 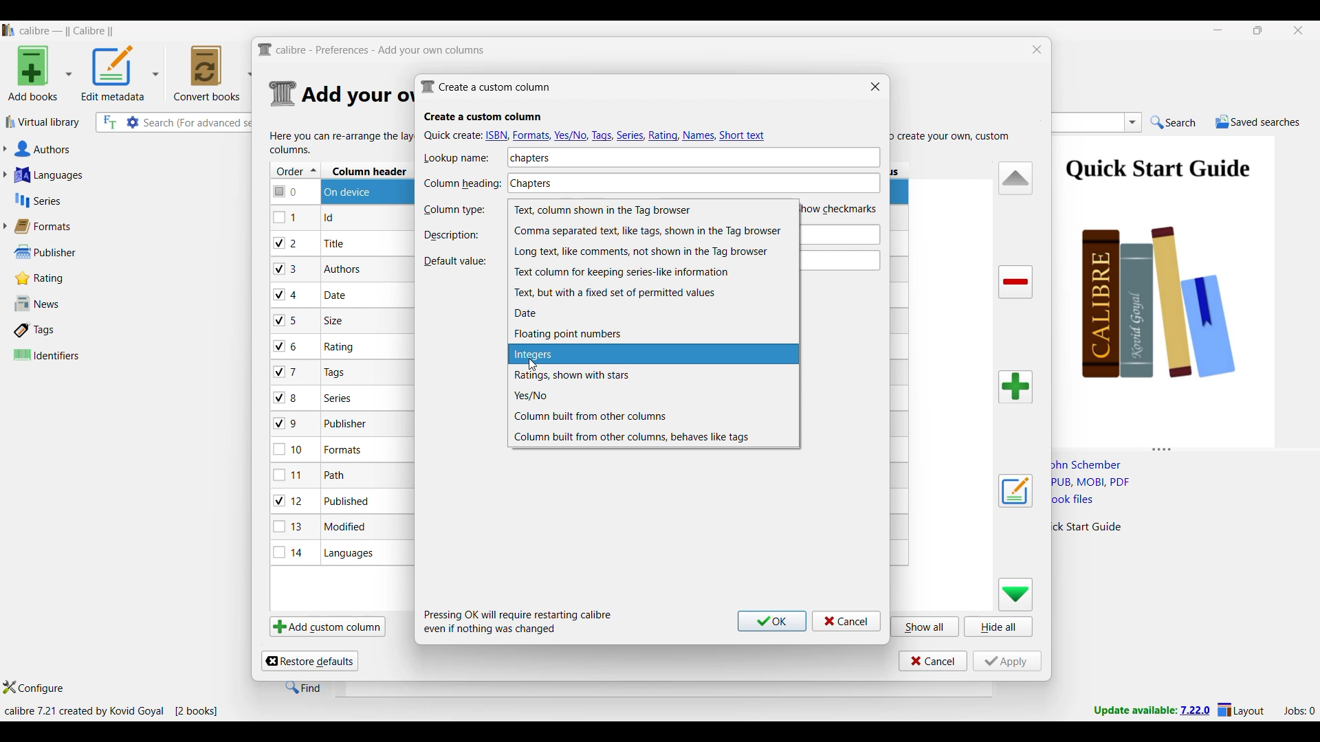 I want to click on Indicates Column heading text box, so click(x=462, y=184).